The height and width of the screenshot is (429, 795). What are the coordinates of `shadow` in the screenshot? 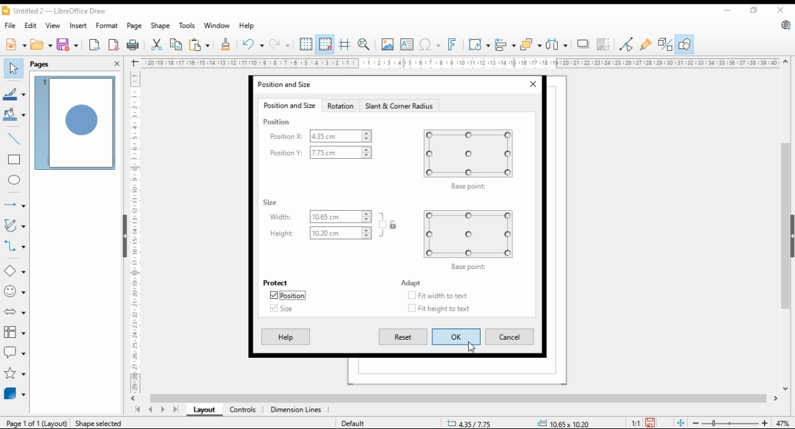 It's located at (581, 44).